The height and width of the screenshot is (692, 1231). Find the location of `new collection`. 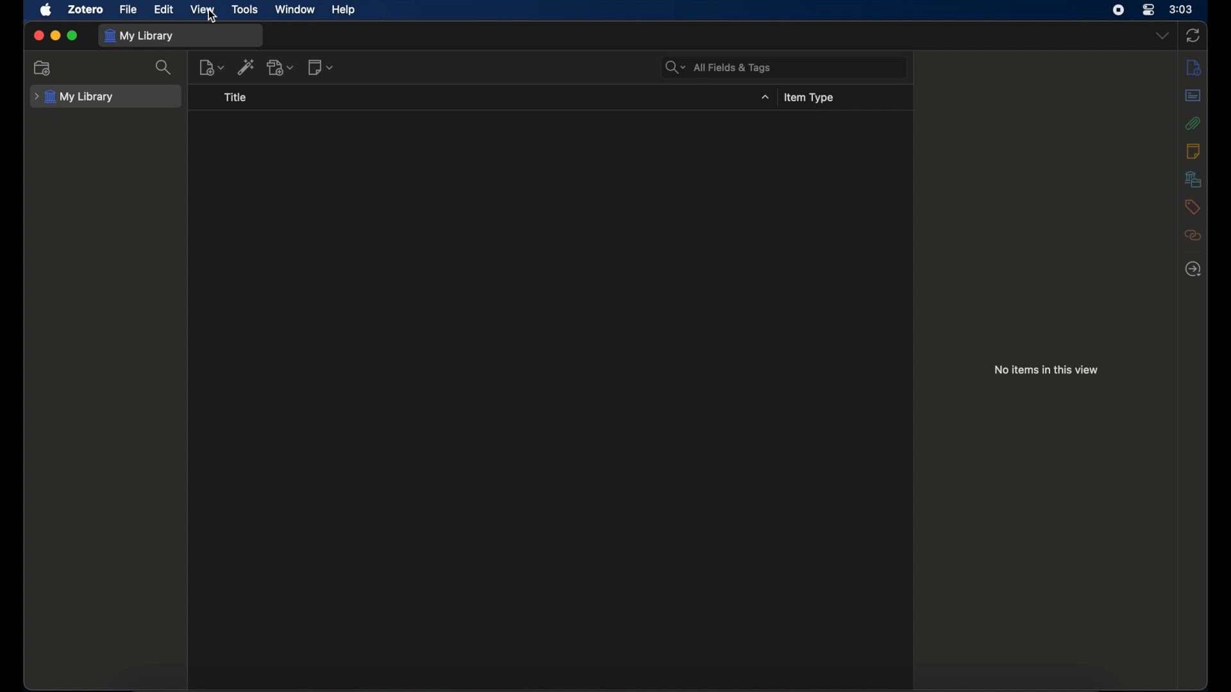

new collection is located at coordinates (45, 69).